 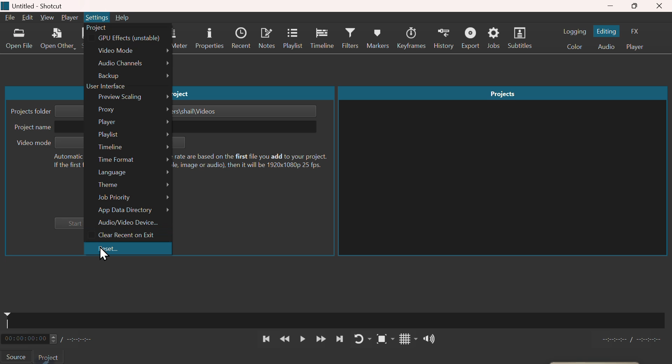 I want to click on Time format, so click(x=128, y=160).